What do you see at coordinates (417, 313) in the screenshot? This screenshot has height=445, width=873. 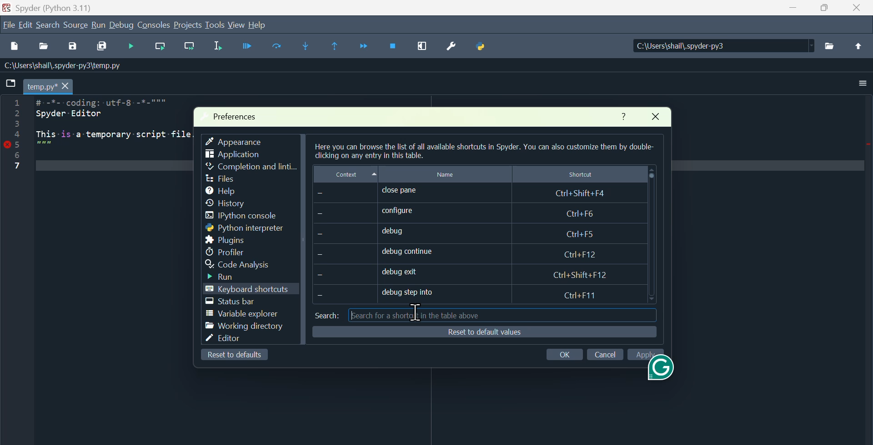 I see `Cursor on search bar` at bounding box center [417, 313].